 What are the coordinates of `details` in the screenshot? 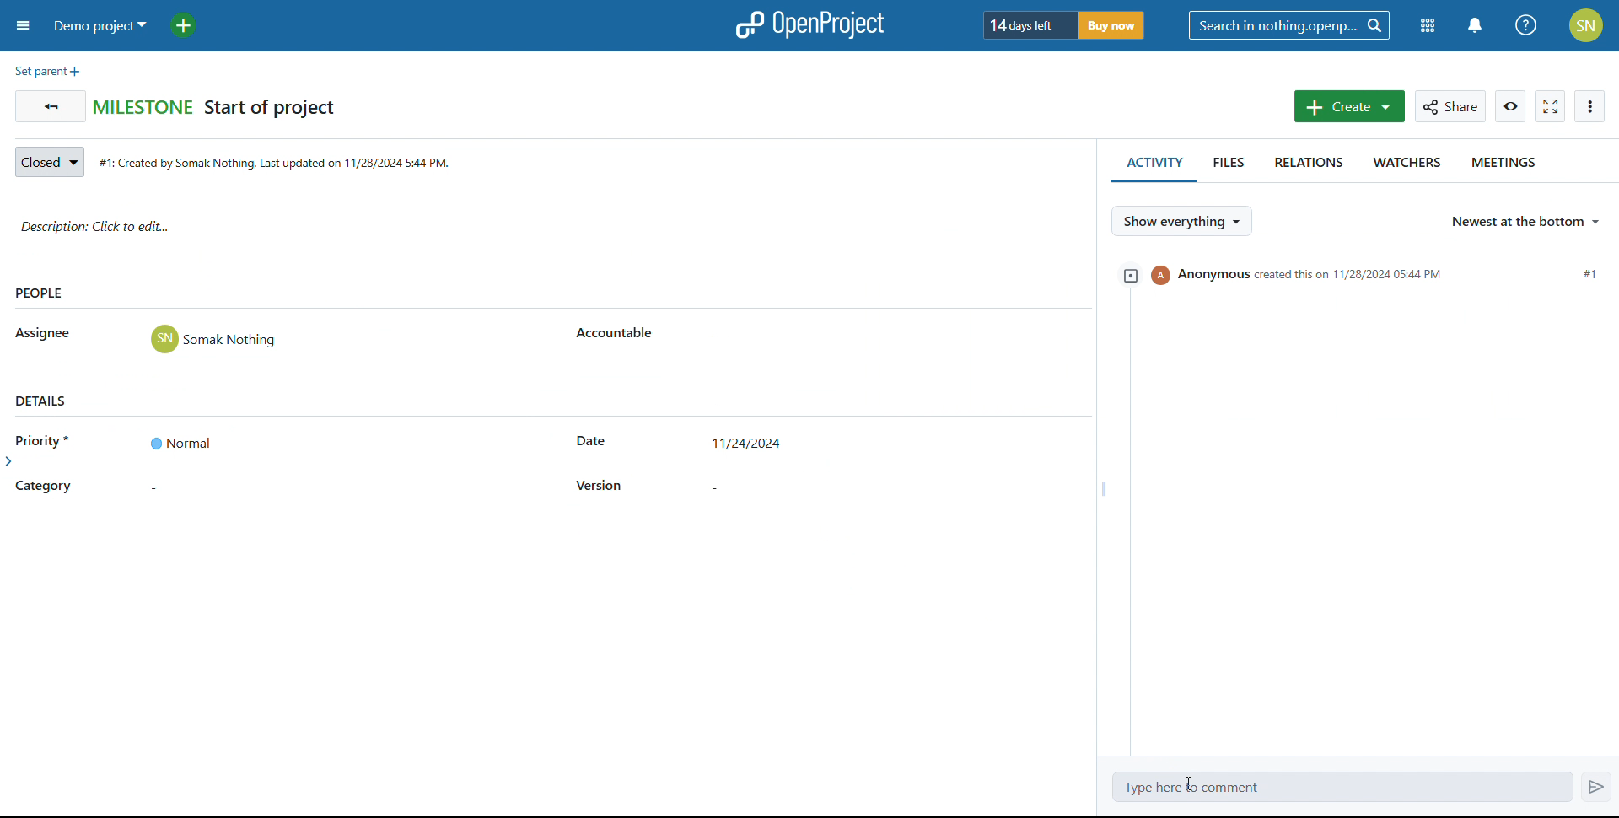 It's located at (42, 400).